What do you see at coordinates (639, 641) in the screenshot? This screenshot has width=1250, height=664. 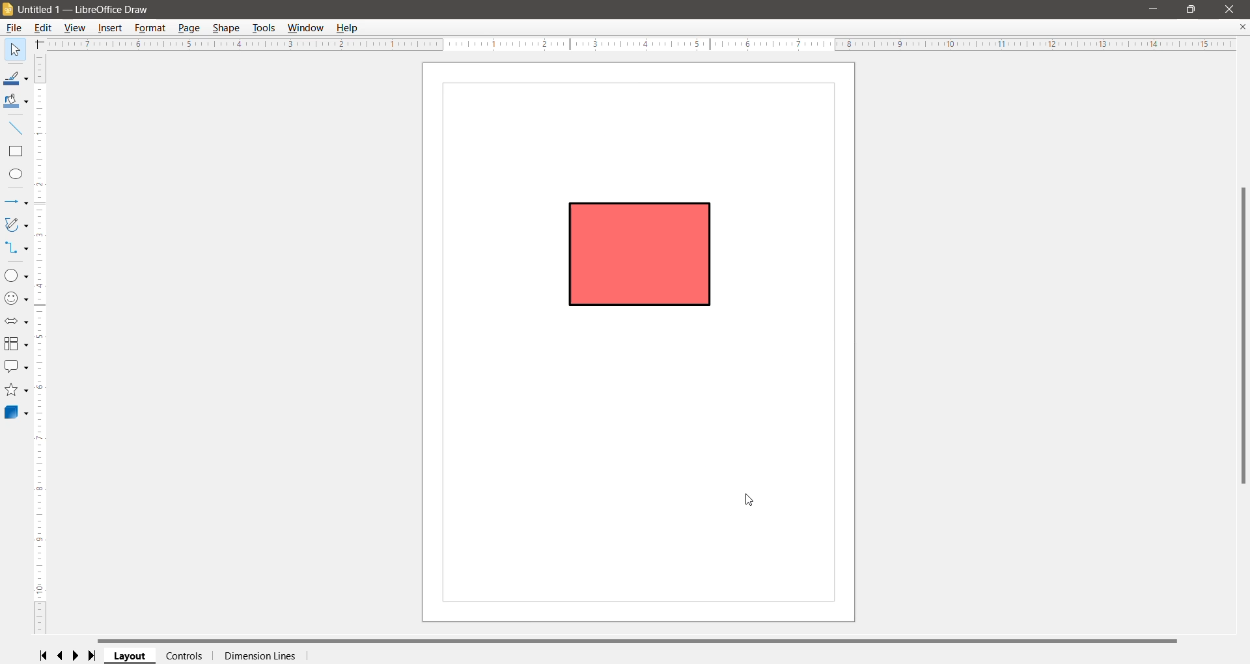 I see `Horizontal Scroll Bar` at bounding box center [639, 641].